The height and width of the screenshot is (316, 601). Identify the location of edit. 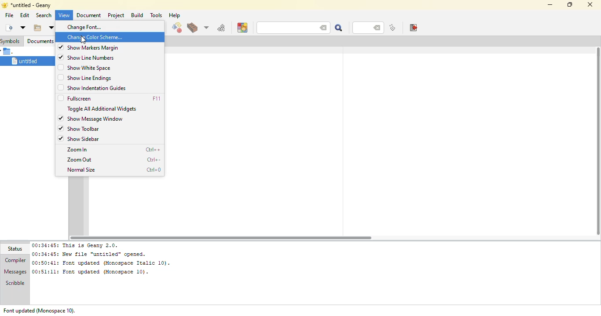
(25, 15).